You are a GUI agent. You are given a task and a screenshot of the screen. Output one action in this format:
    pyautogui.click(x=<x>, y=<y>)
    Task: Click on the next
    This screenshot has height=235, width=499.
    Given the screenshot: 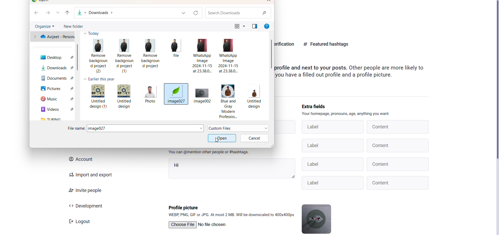 What is the action you would take?
    pyautogui.click(x=47, y=13)
    